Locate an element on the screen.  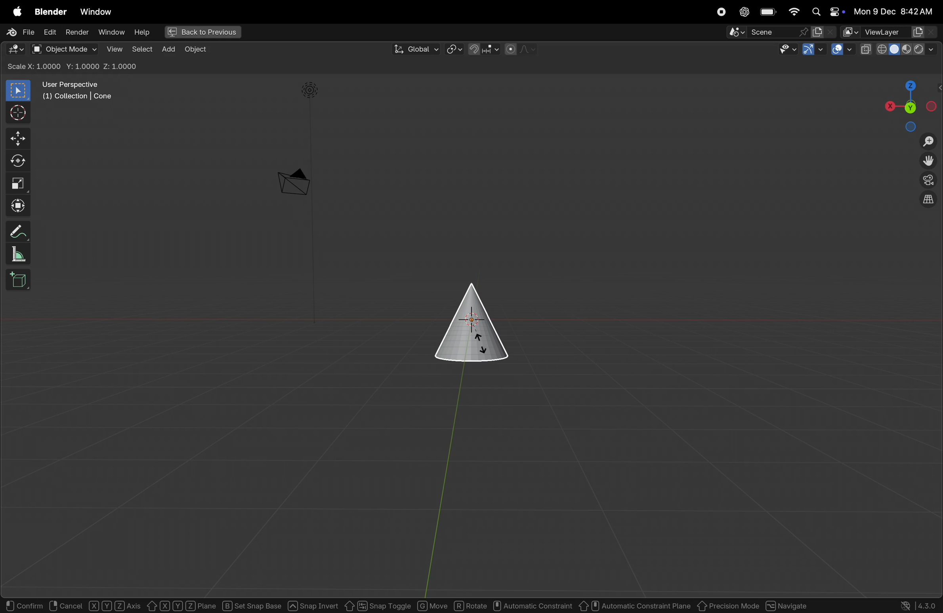
view layer is located at coordinates (891, 30).